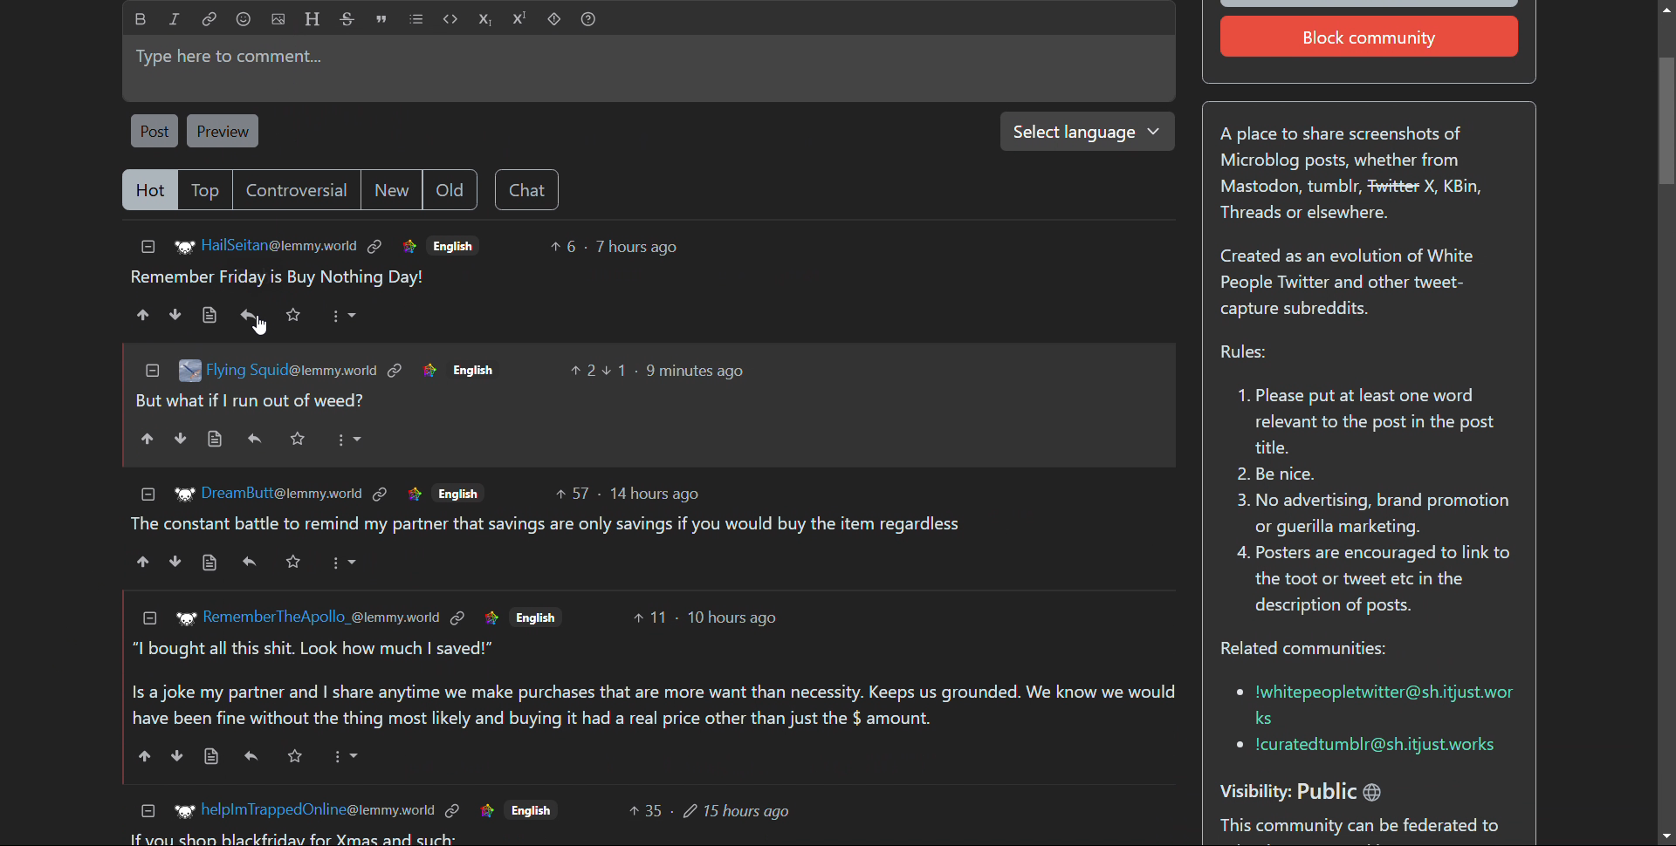 This screenshot has width=1676, height=846. What do you see at coordinates (651, 685) in the screenshot?
I see `comment` at bounding box center [651, 685].